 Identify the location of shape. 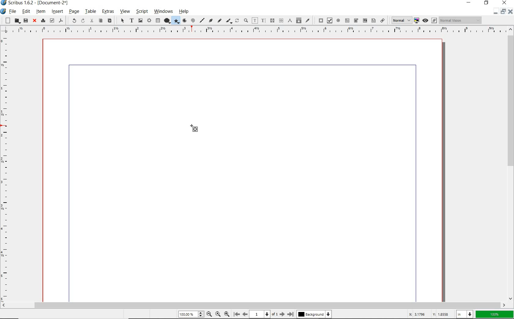
(168, 20).